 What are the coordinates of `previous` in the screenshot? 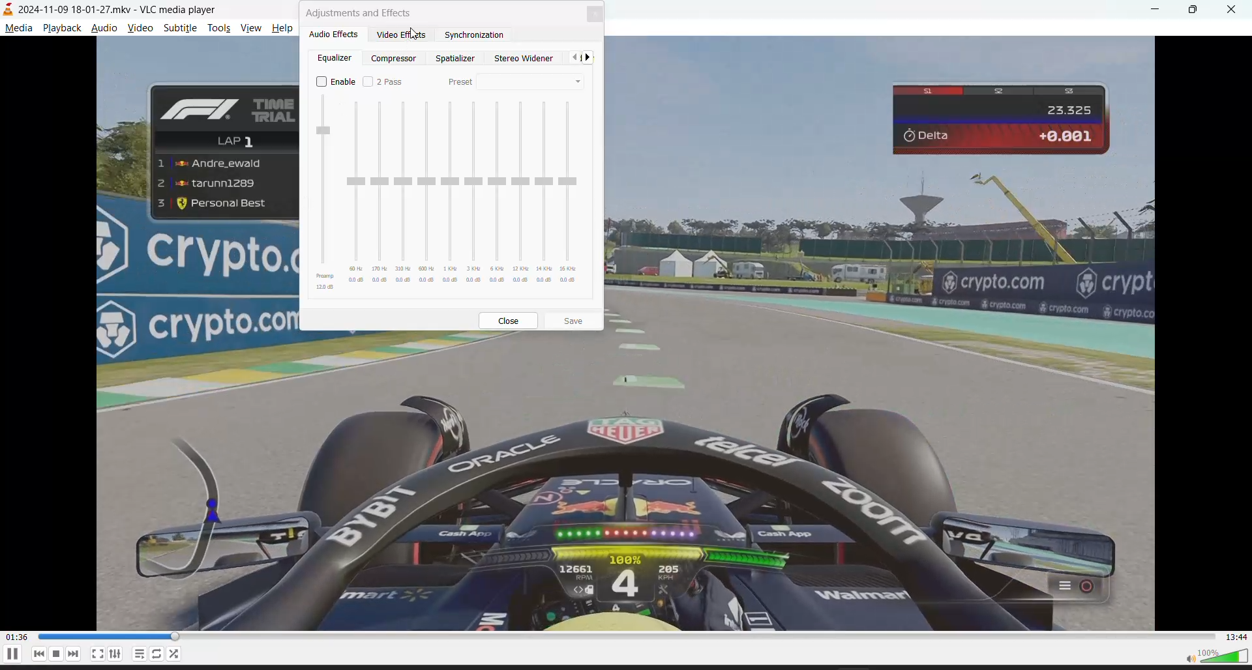 It's located at (38, 654).